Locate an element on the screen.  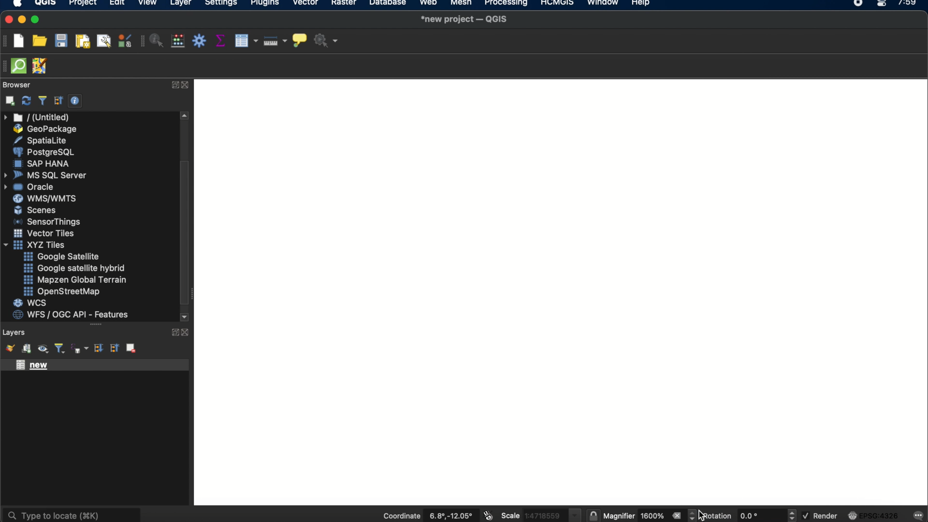
window is located at coordinates (605, 4).